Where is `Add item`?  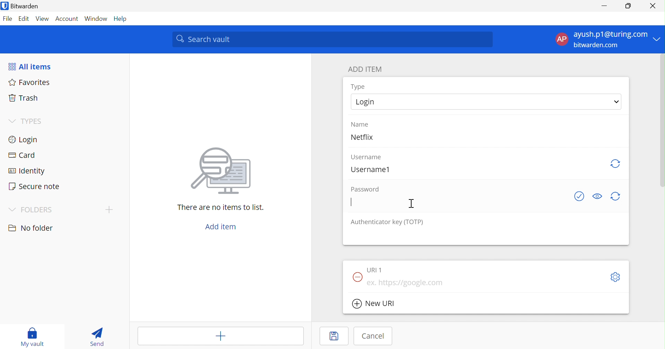 Add item is located at coordinates (222, 227).